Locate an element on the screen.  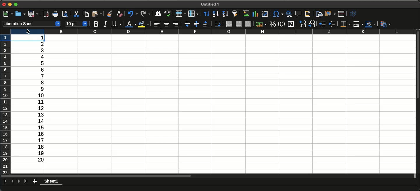
Undo is located at coordinates (133, 13).